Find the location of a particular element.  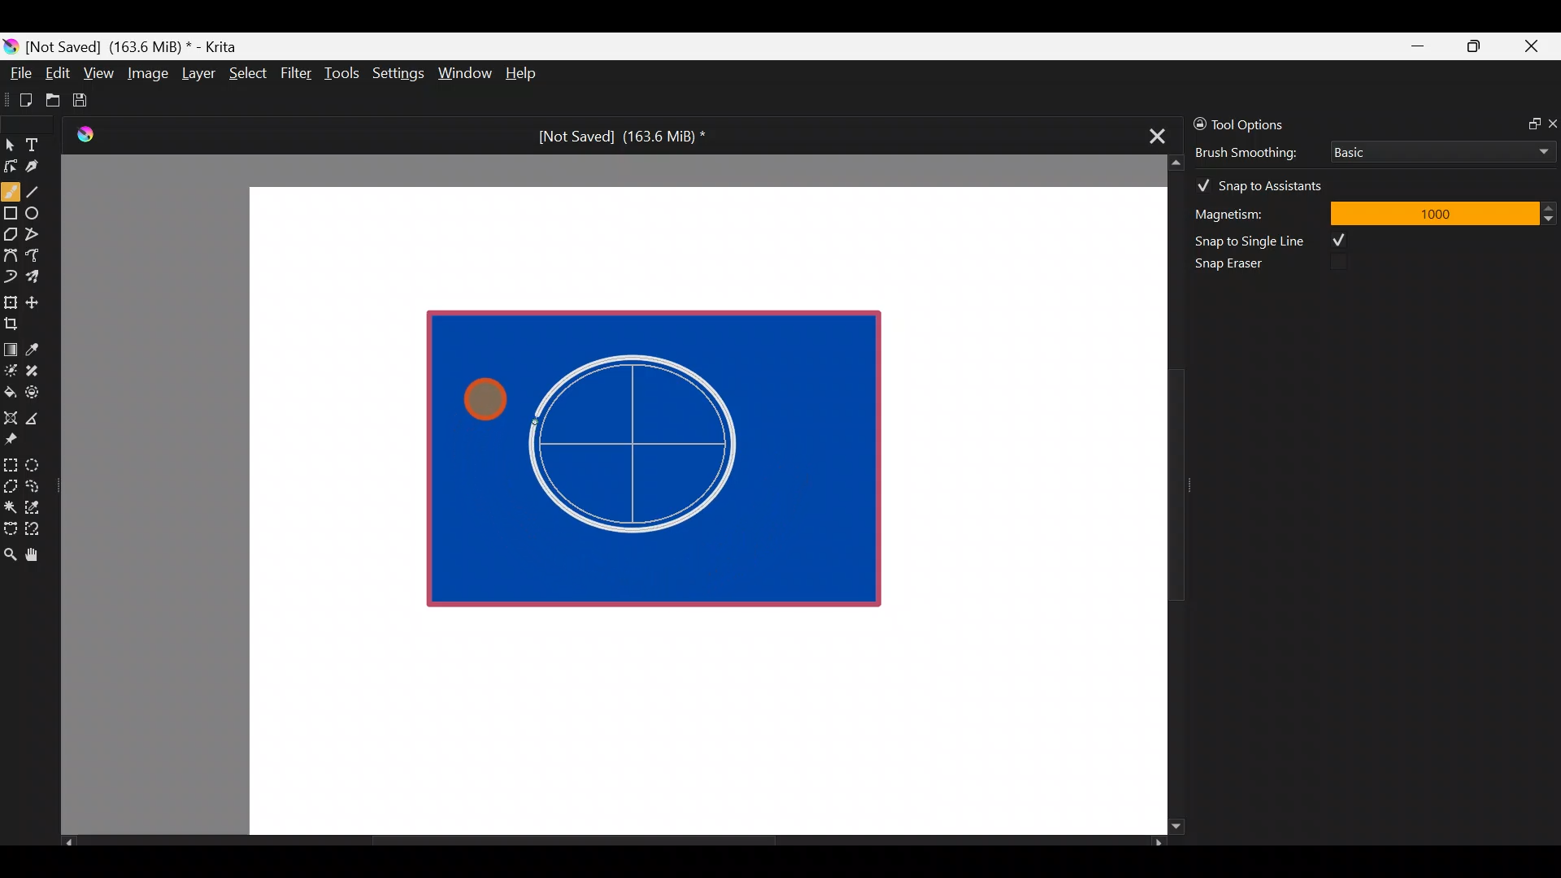

Select shapes tool is located at coordinates (10, 146).